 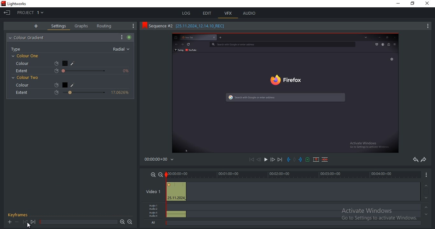 I want to click on add cue, so click(x=307, y=160).